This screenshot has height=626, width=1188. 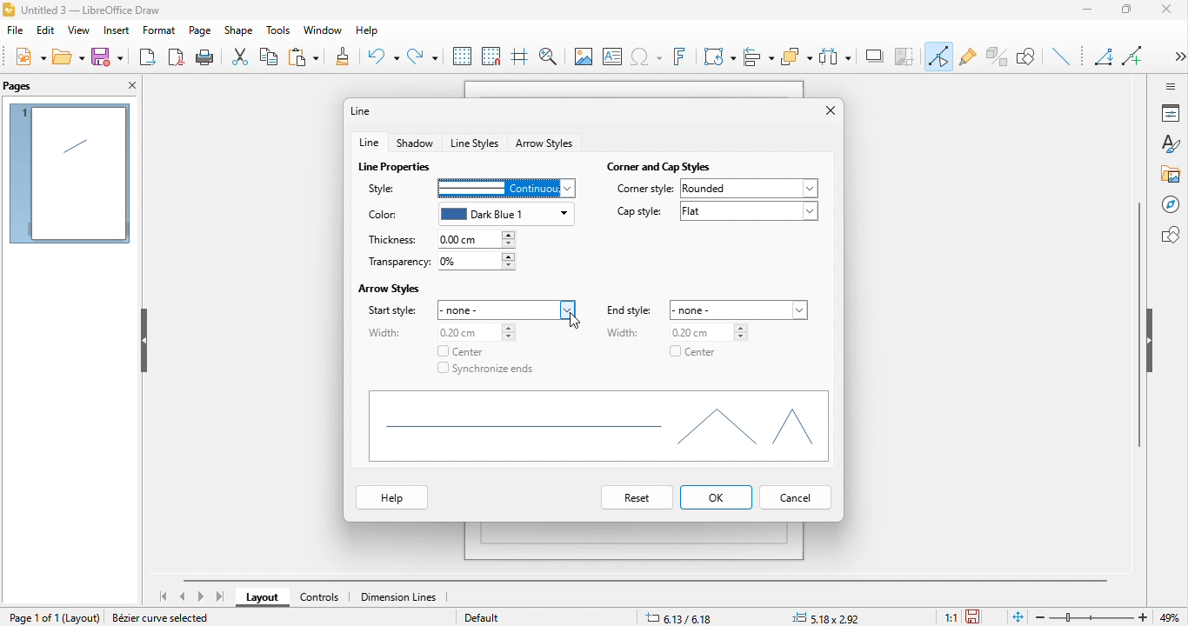 What do you see at coordinates (46, 33) in the screenshot?
I see `edit` at bounding box center [46, 33].